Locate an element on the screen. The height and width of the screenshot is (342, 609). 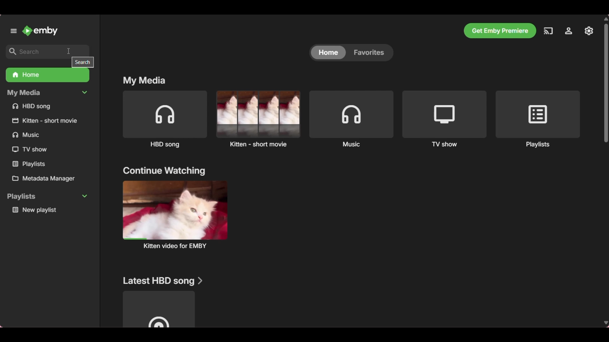
Get Emby premiere is located at coordinates (500, 31).